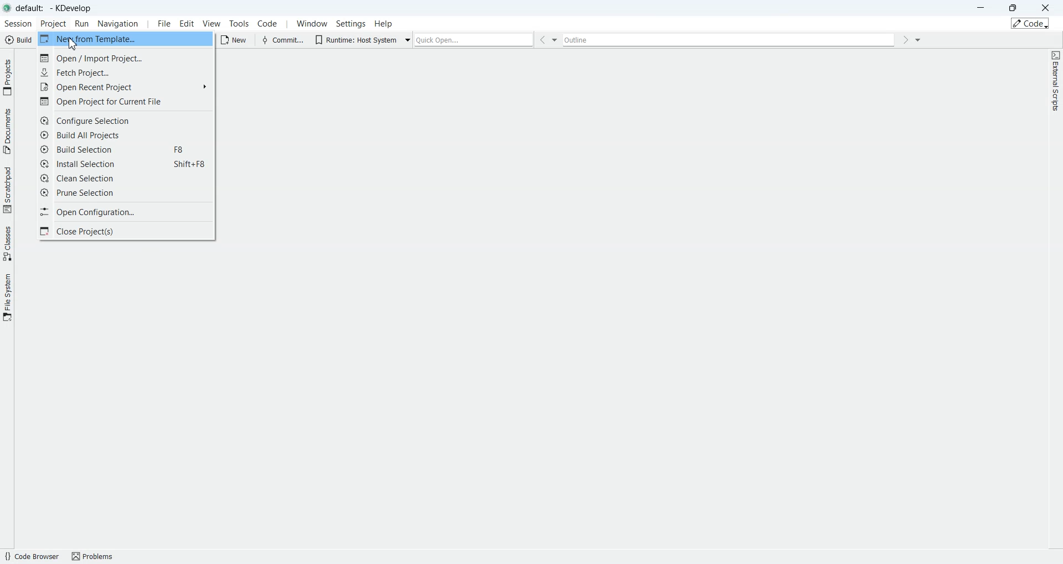 This screenshot has width=1063, height=564. I want to click on Open Configuration, so click(126, 212).